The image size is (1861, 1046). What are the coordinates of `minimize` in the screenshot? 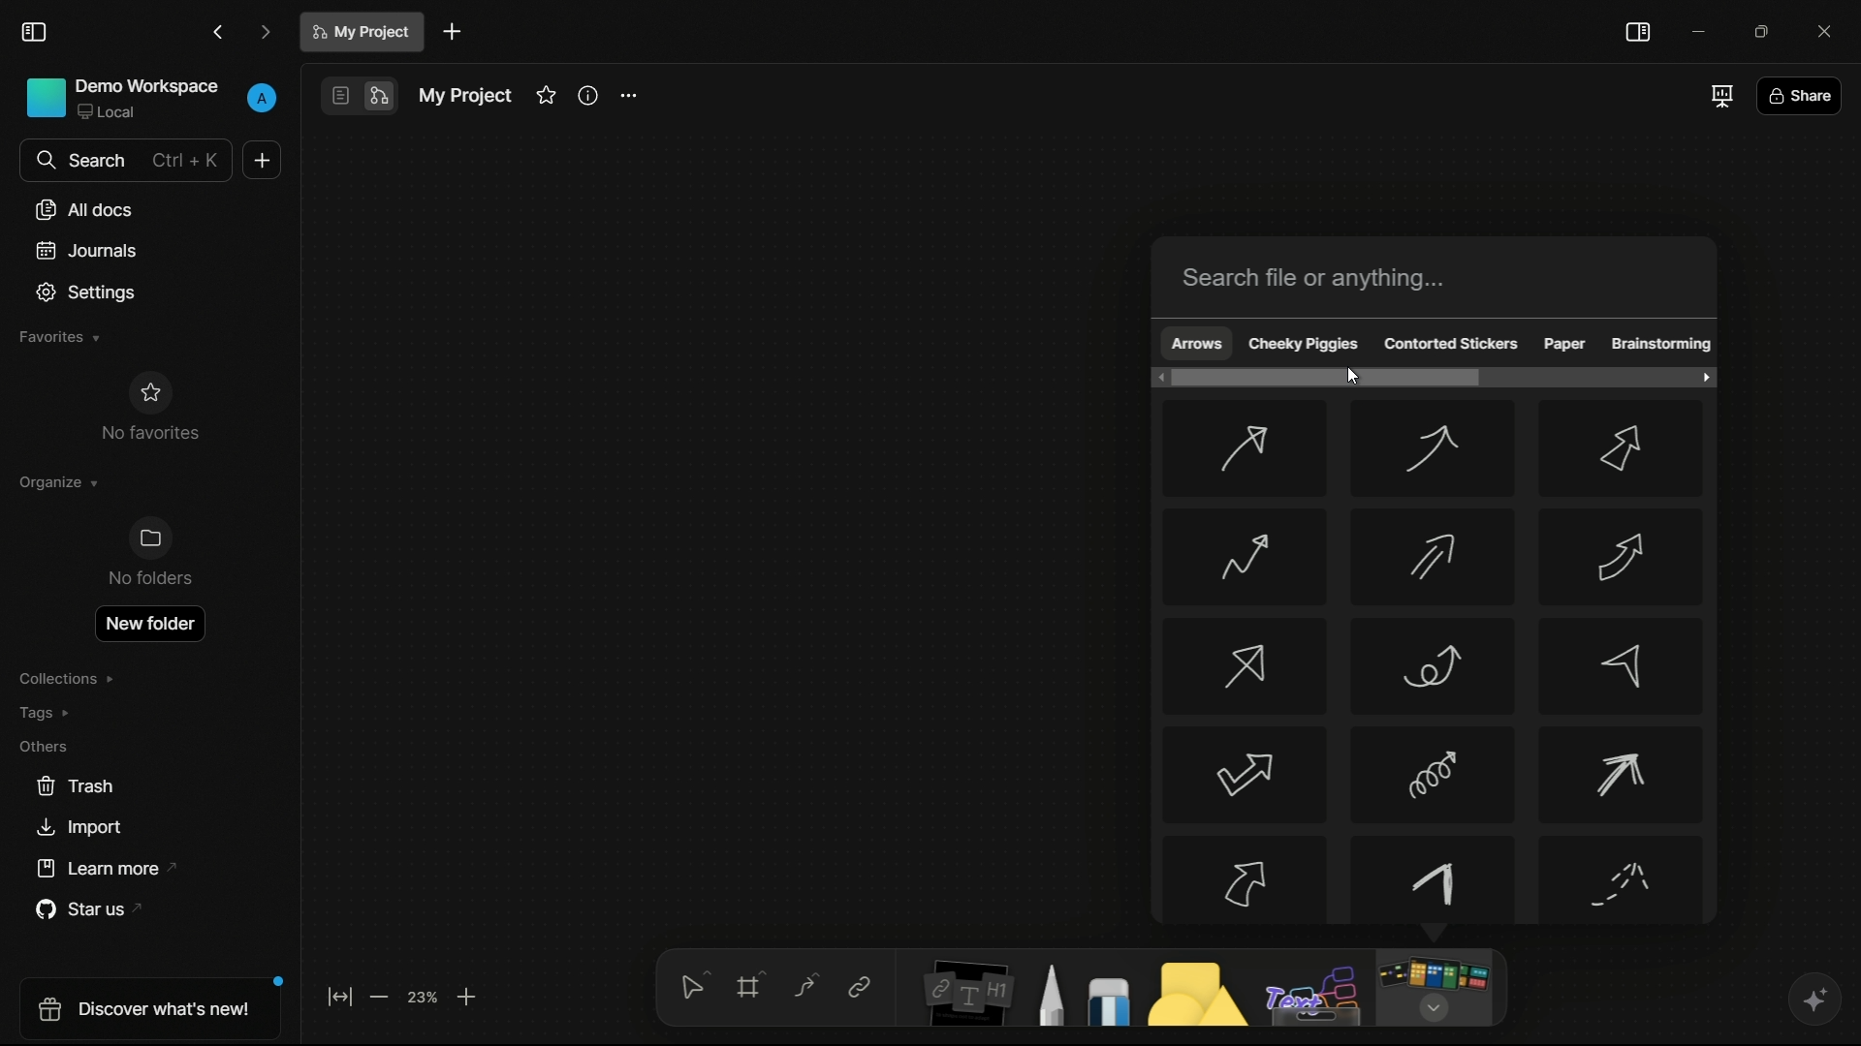 It's located at (1701, 31).